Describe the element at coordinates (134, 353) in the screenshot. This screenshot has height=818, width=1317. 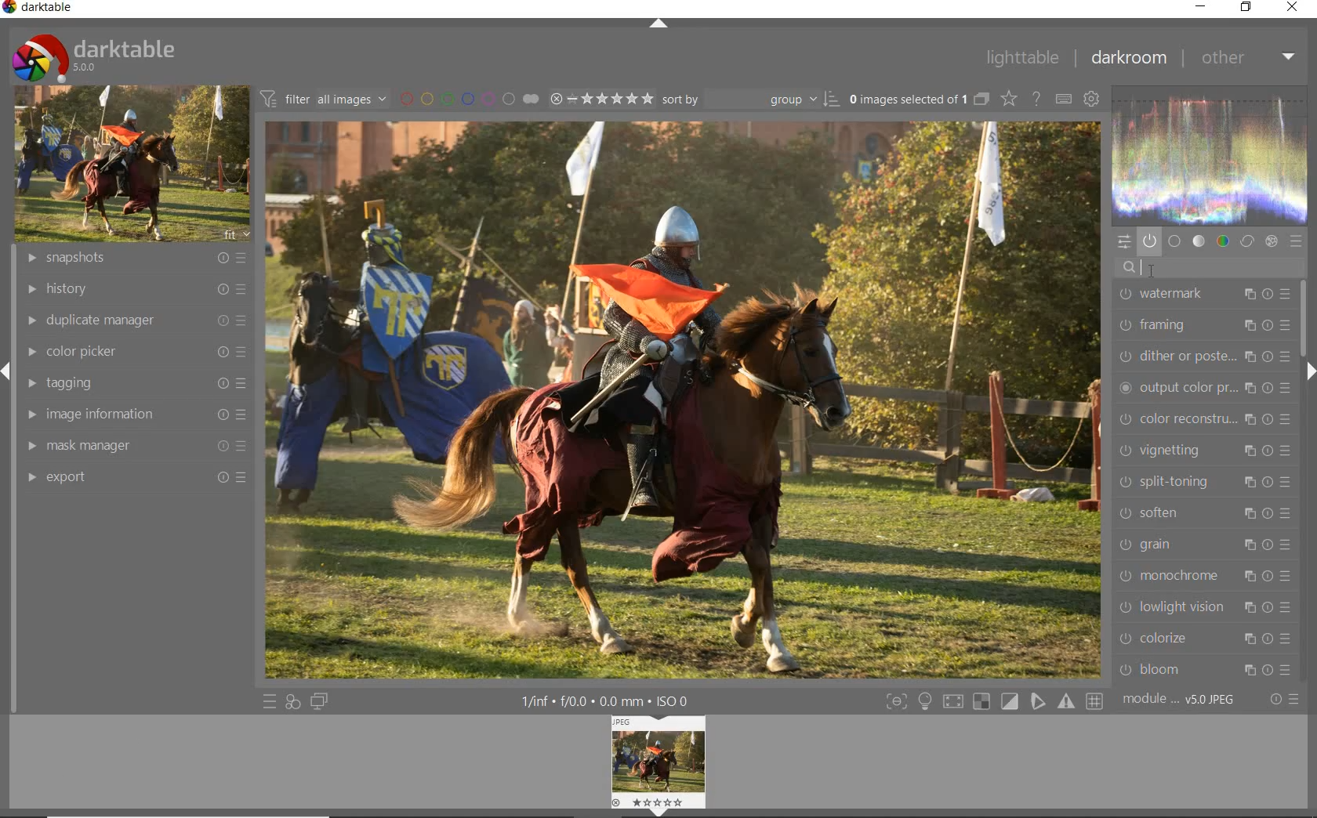
I see `color picker` at that location.